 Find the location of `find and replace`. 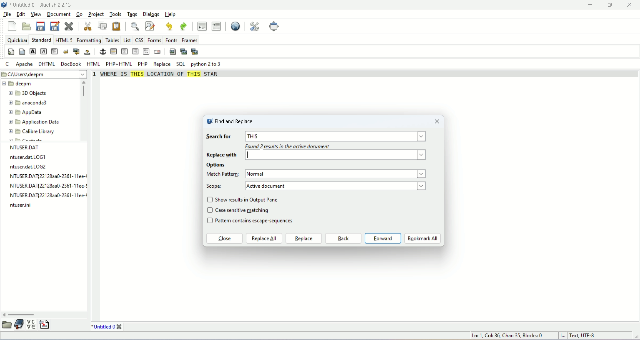

find and replace is located at coordinates (150, 26).